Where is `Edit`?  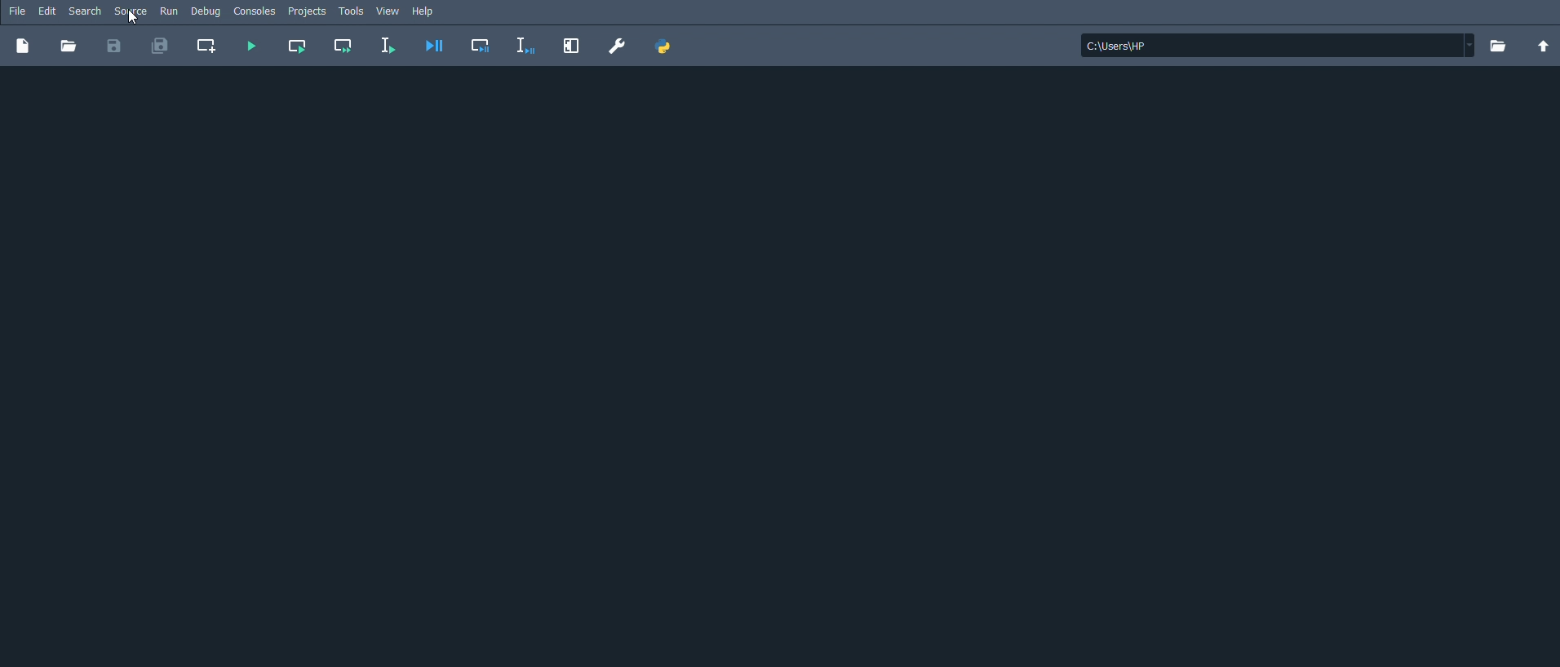
Edit is located at coordinates (49, 11).